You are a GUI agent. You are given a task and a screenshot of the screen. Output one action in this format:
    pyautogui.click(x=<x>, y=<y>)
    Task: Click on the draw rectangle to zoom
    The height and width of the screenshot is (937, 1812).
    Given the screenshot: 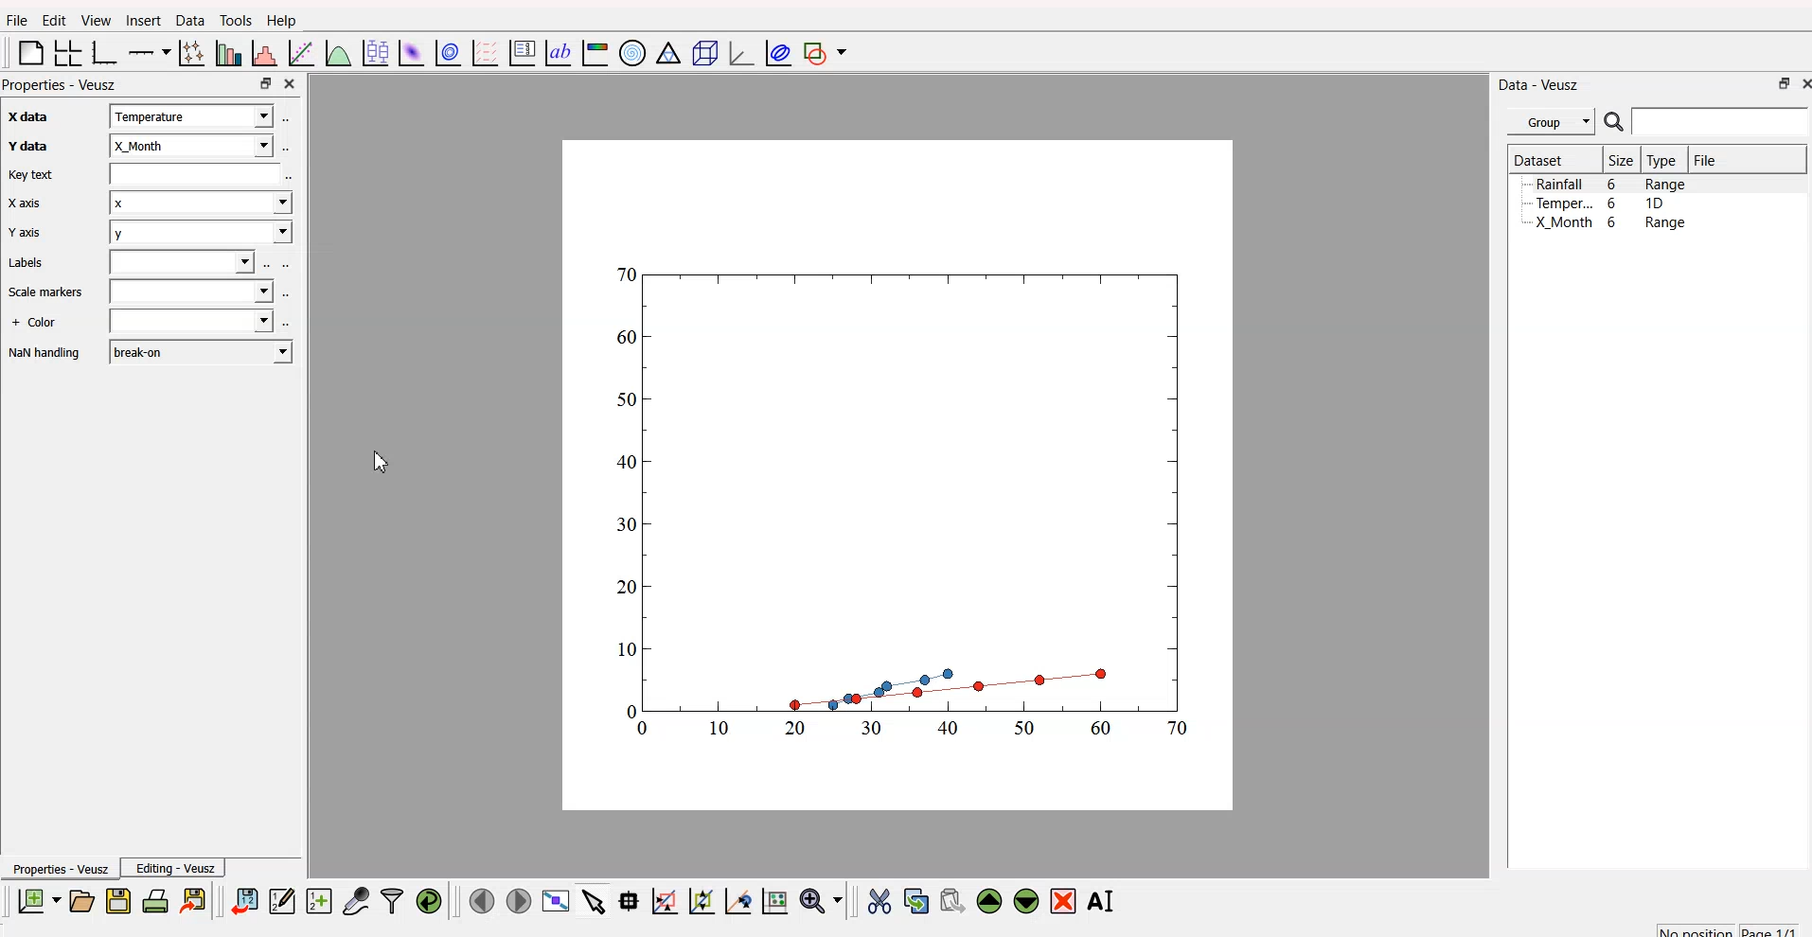 What is the action you would take?
    pyautogui.click(x=665, y=900)
    